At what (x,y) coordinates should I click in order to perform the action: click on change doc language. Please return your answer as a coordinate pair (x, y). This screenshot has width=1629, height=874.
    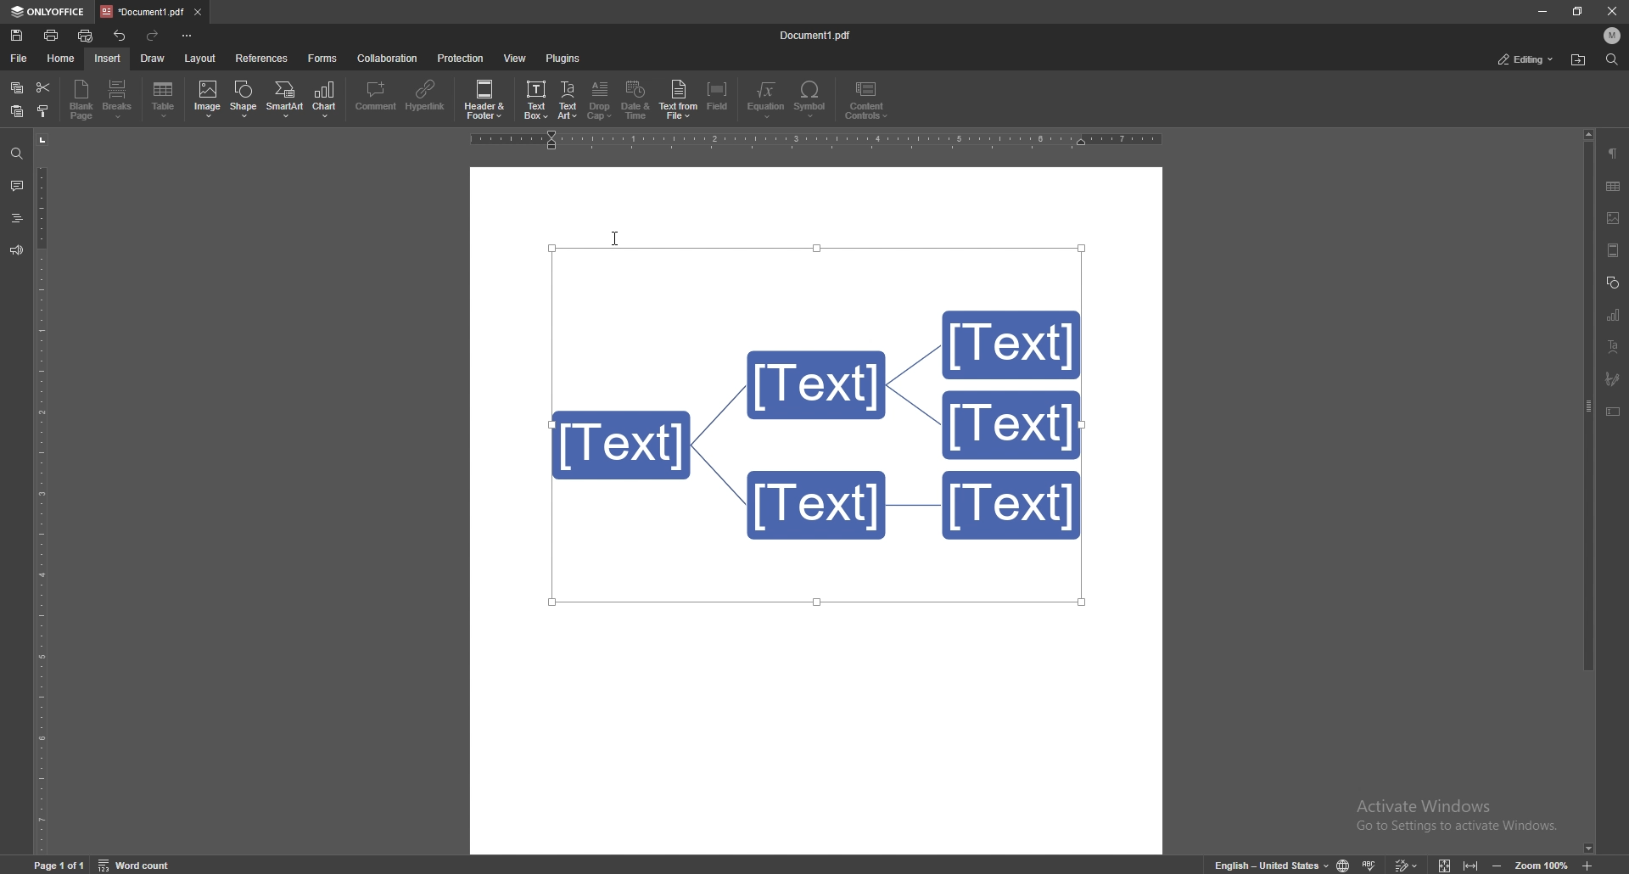
    Looking at the image, I should click on (1344, 864).